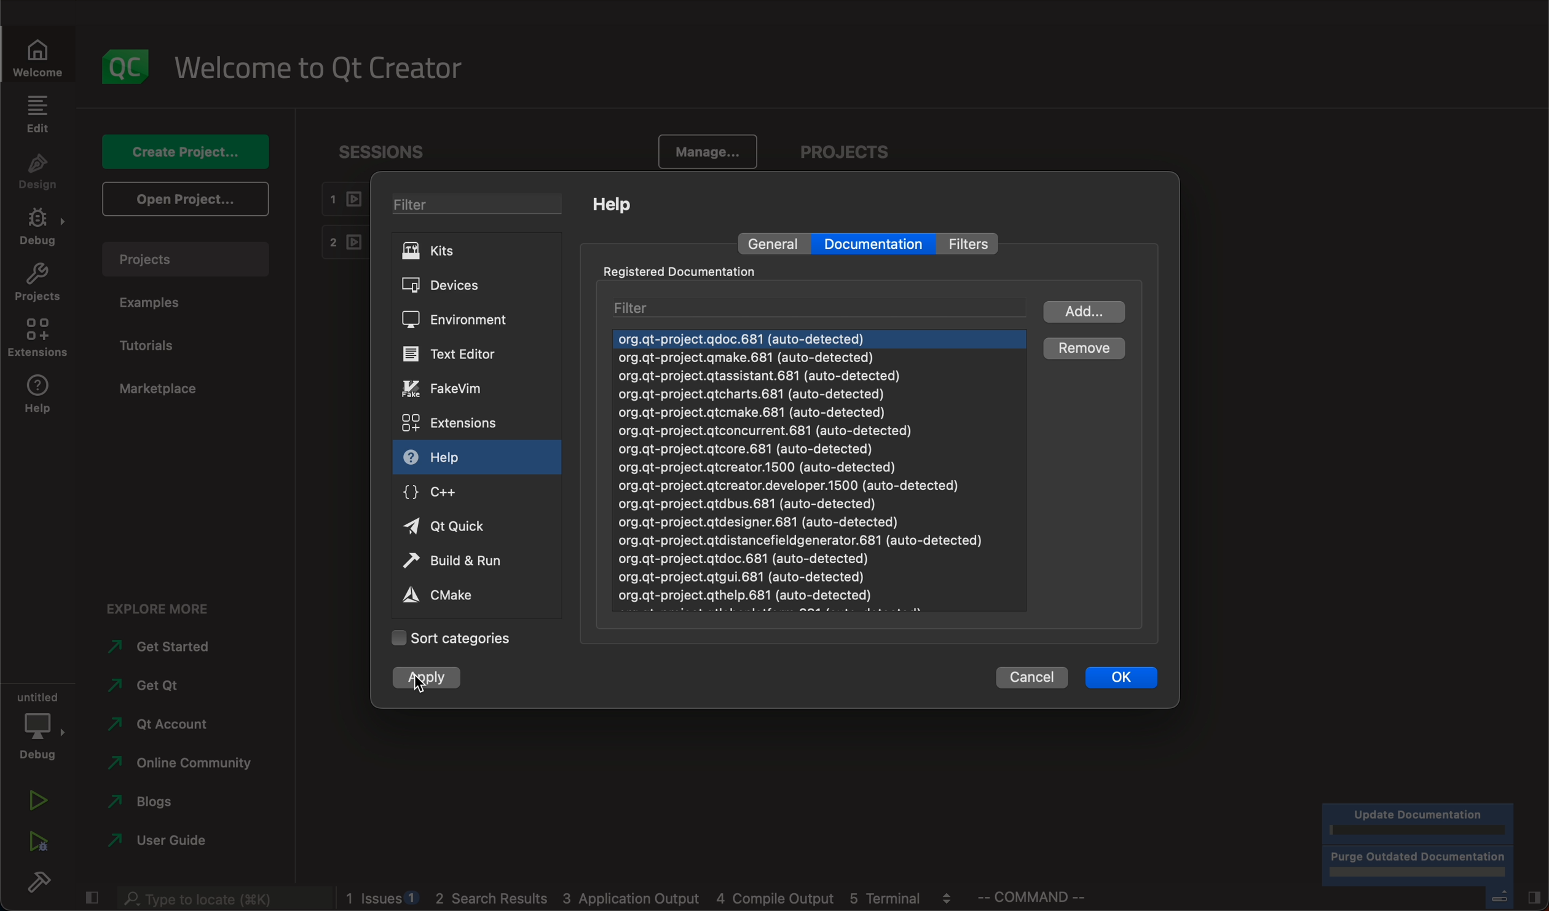  I want to click on search bar, so click(224, 899).